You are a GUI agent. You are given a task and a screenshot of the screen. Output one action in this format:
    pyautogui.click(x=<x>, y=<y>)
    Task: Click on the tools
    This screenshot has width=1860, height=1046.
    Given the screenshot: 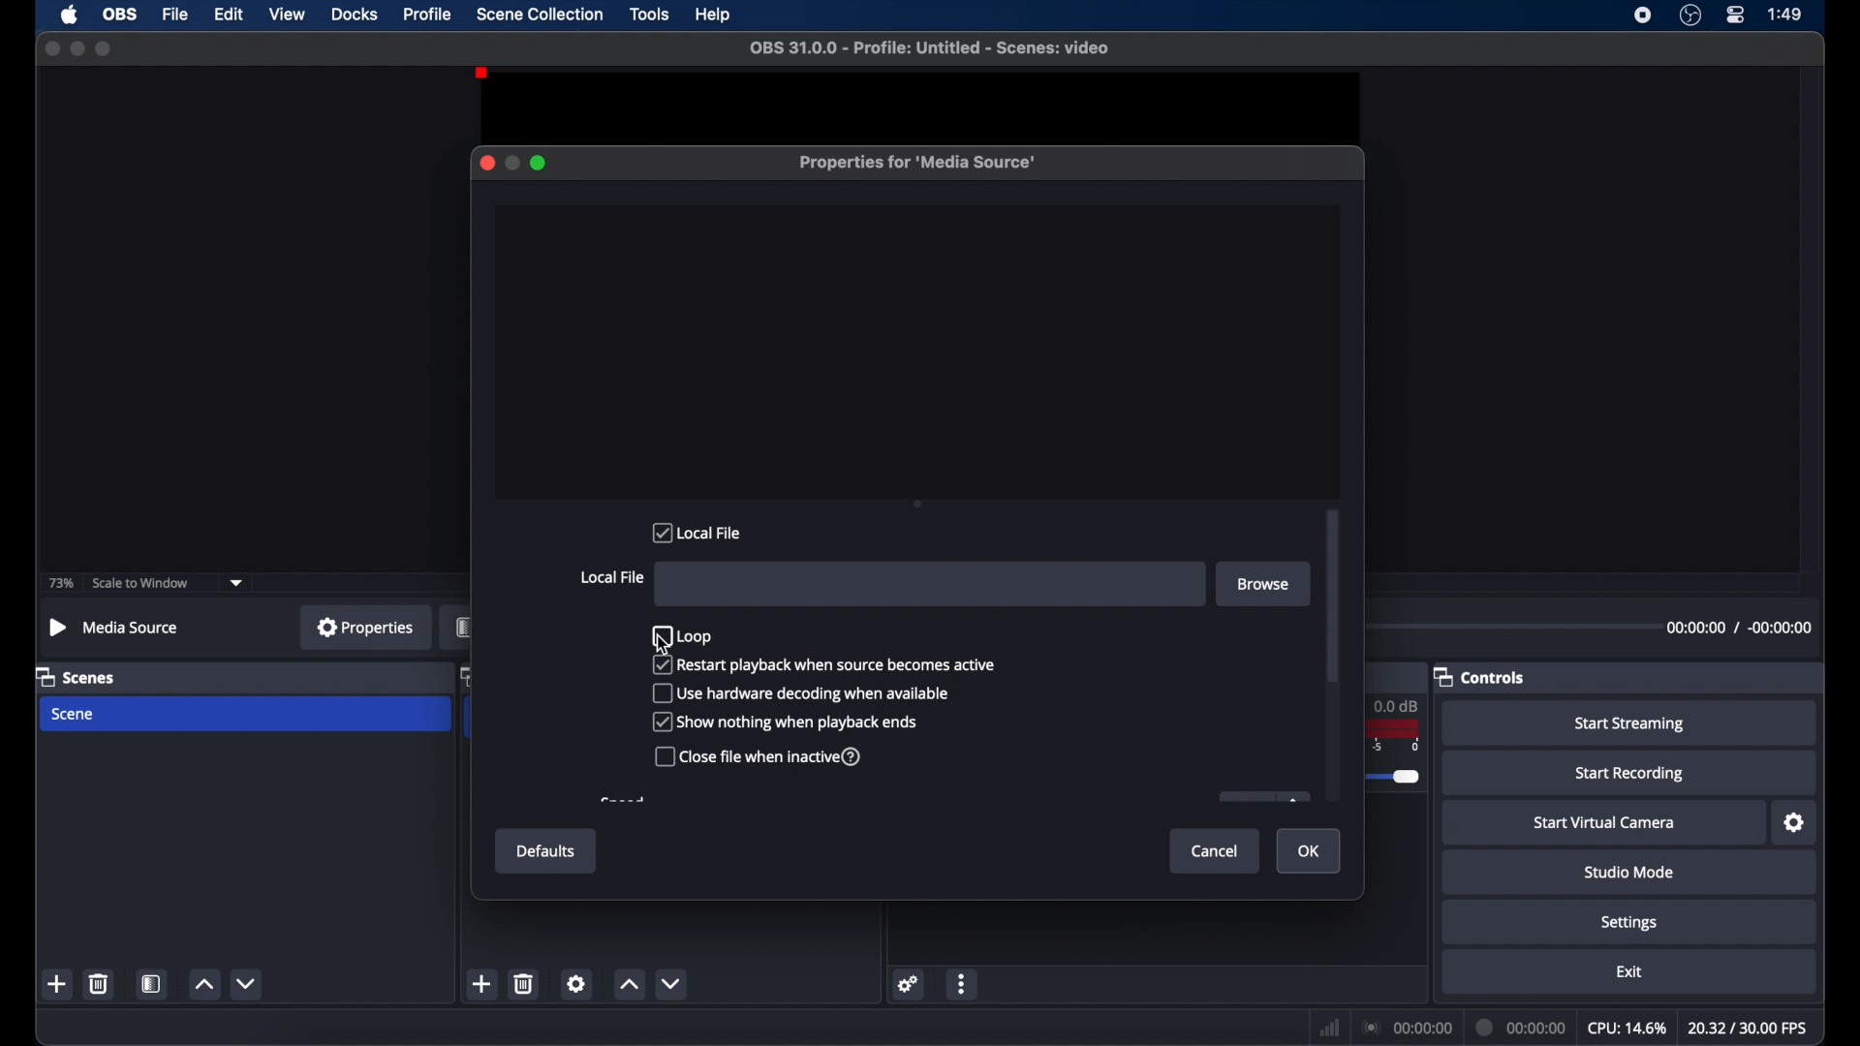 What is the action you would take?
    pyautogui.click(x=651, y=15)
    